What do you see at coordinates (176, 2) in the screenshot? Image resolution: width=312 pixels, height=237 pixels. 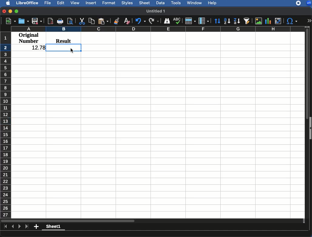 I see `Tools` at bounding box center [176, 2].